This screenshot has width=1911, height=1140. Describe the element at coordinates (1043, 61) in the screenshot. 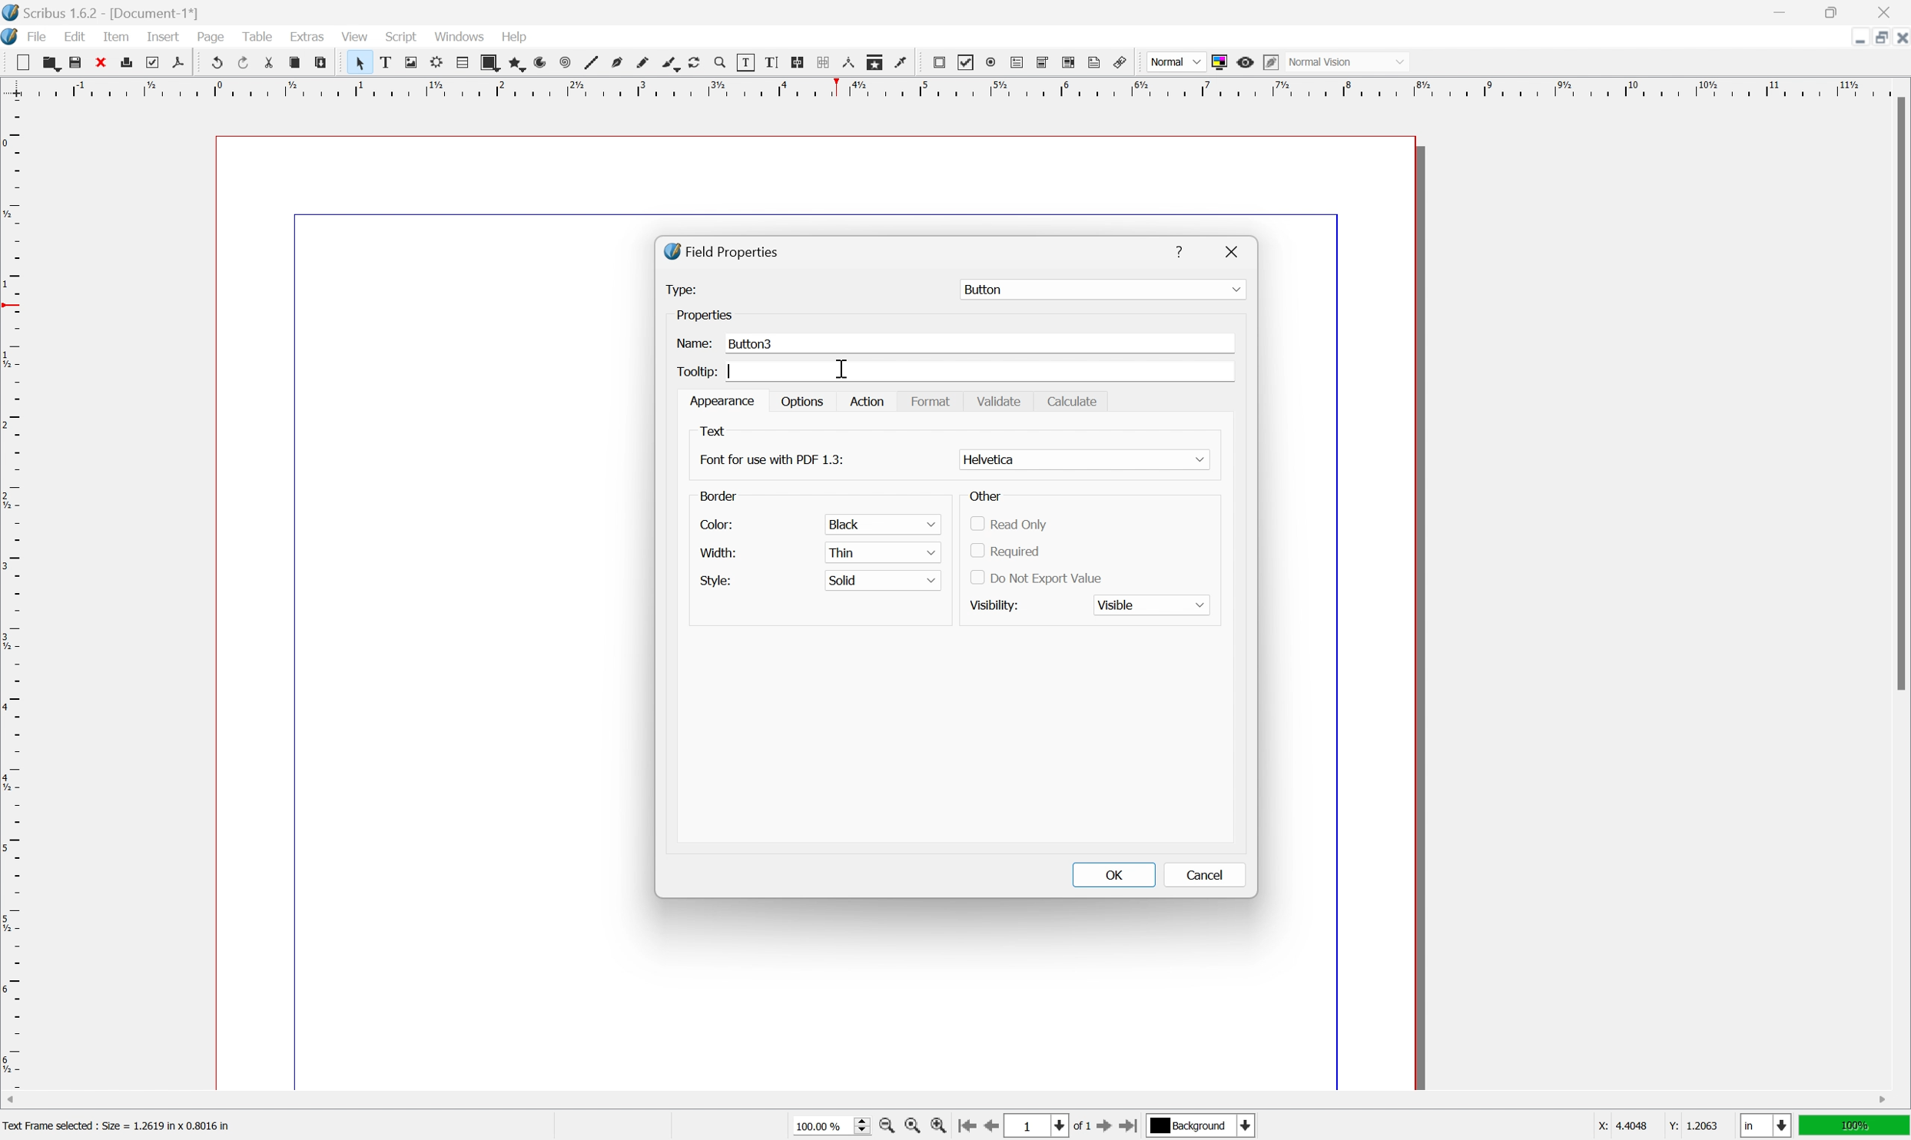

I see `pdf combo box` at that location.